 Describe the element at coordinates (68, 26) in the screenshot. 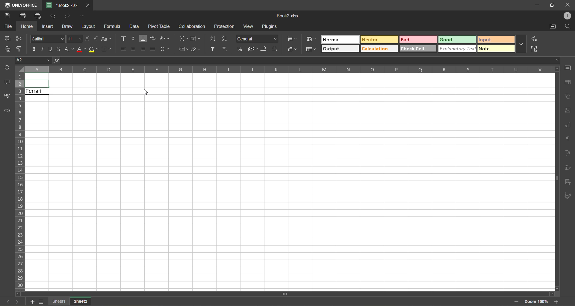

I see `draw` at that location.